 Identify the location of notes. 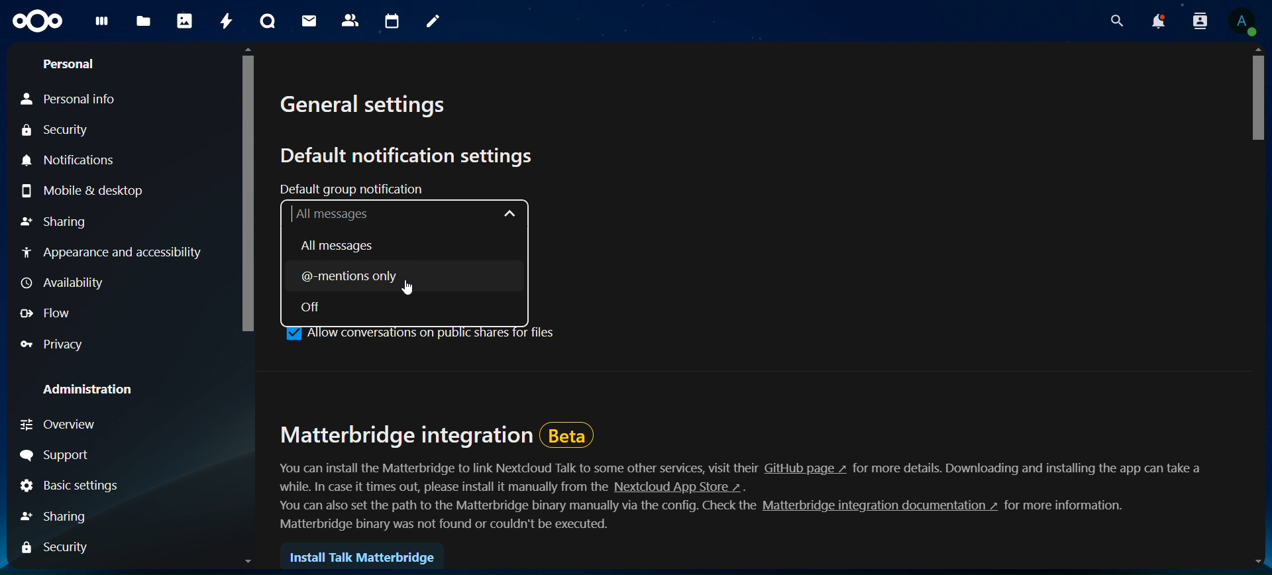
(434, 24).